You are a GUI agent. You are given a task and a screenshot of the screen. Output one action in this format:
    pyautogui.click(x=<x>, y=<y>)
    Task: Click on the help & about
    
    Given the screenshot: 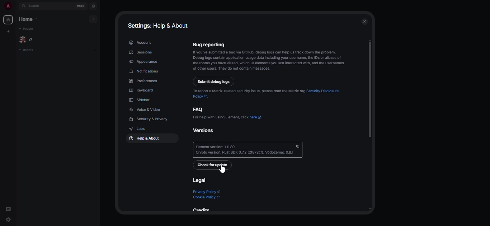 What is the action you would take?
    pyautogui.click(x=147, y=138)
    